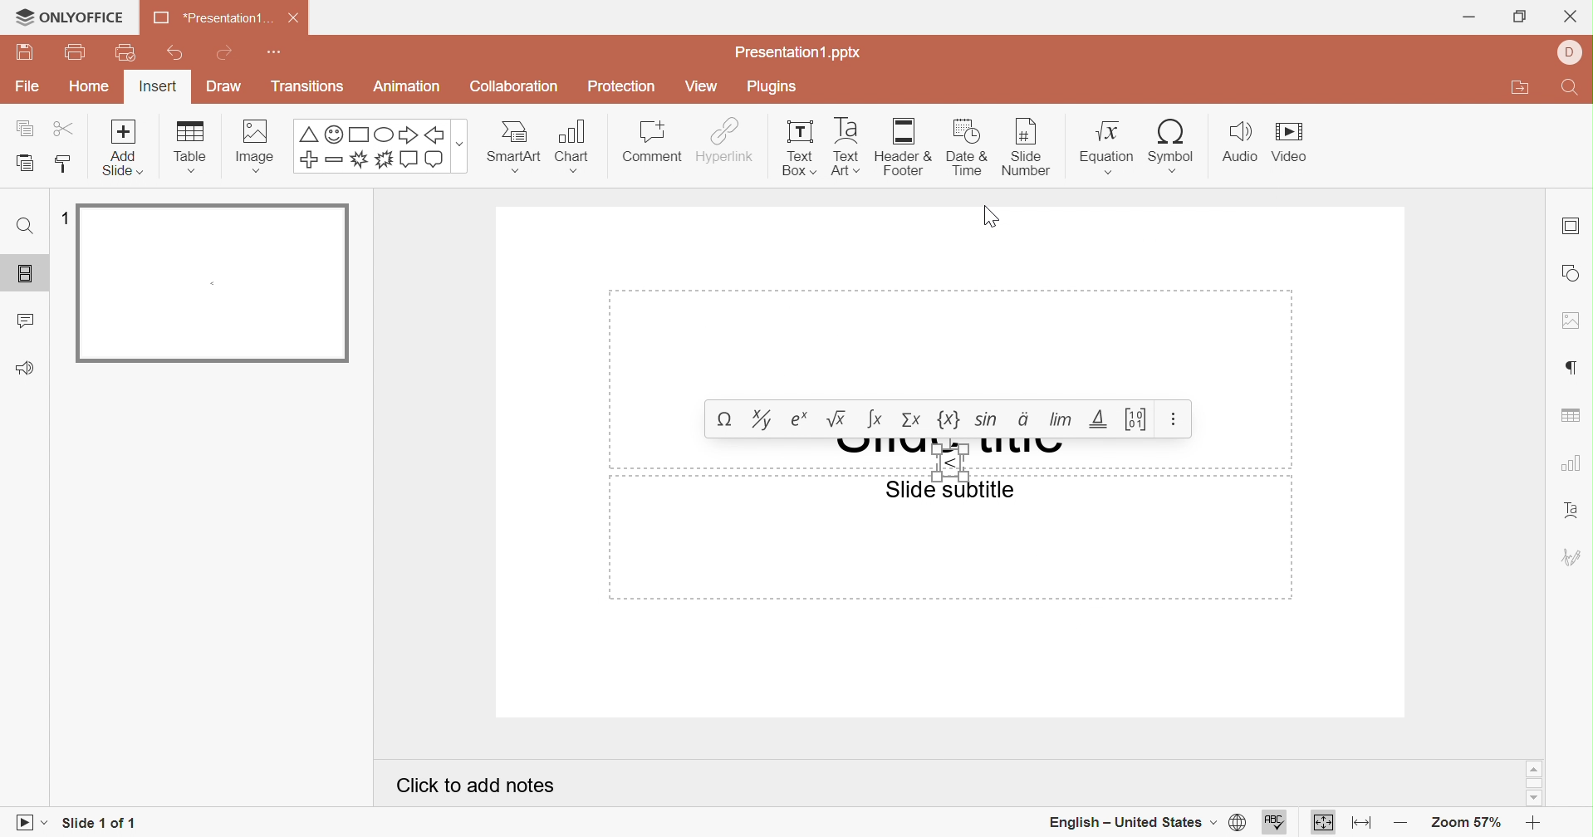 The image size is (1593, 837). Describe the element at coordinates (1532, 768) in the screenshot. I see `Scroll Up` at that location.